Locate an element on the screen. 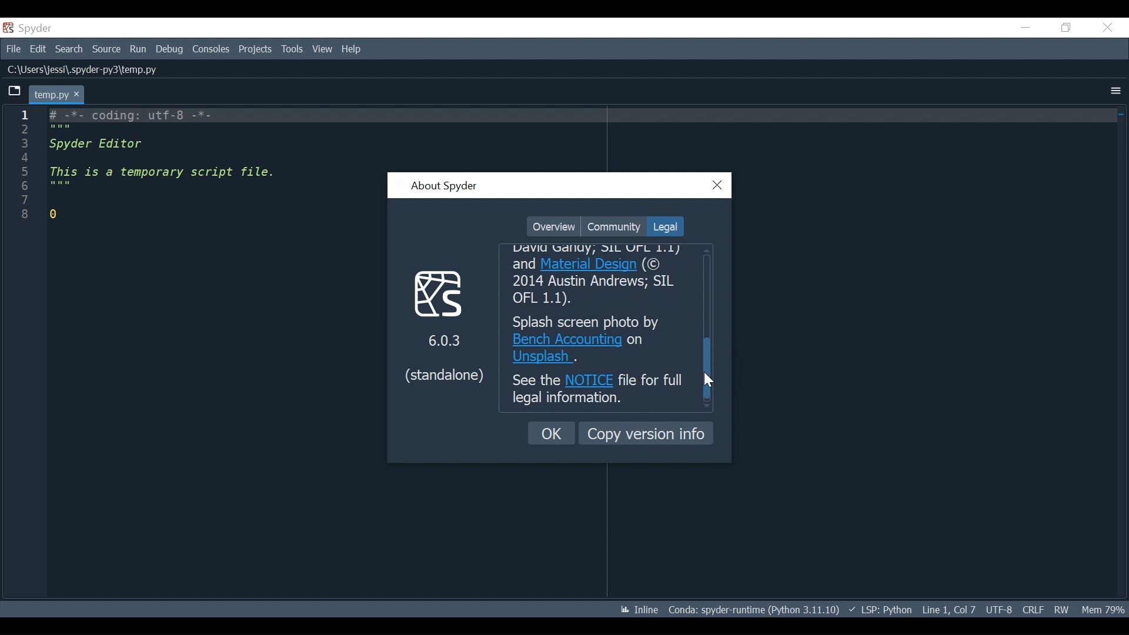  Splash screen photo by Bench Accounting on Unsplash is located at coordinates (599, 339).